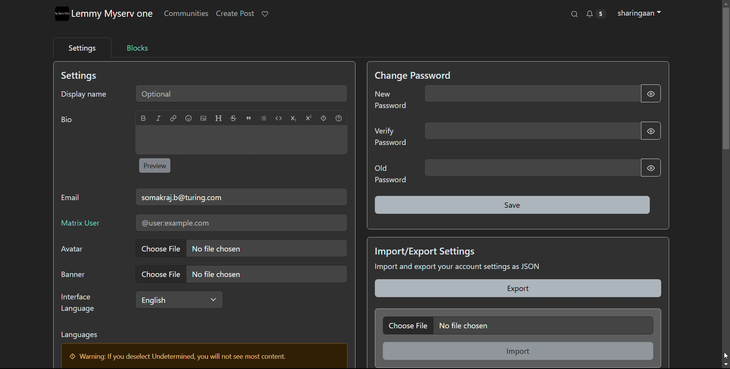  What do you see at coordinates (240, 274) in the screenshot?
I see `upload image for banner` at bounding box center [240, 274].